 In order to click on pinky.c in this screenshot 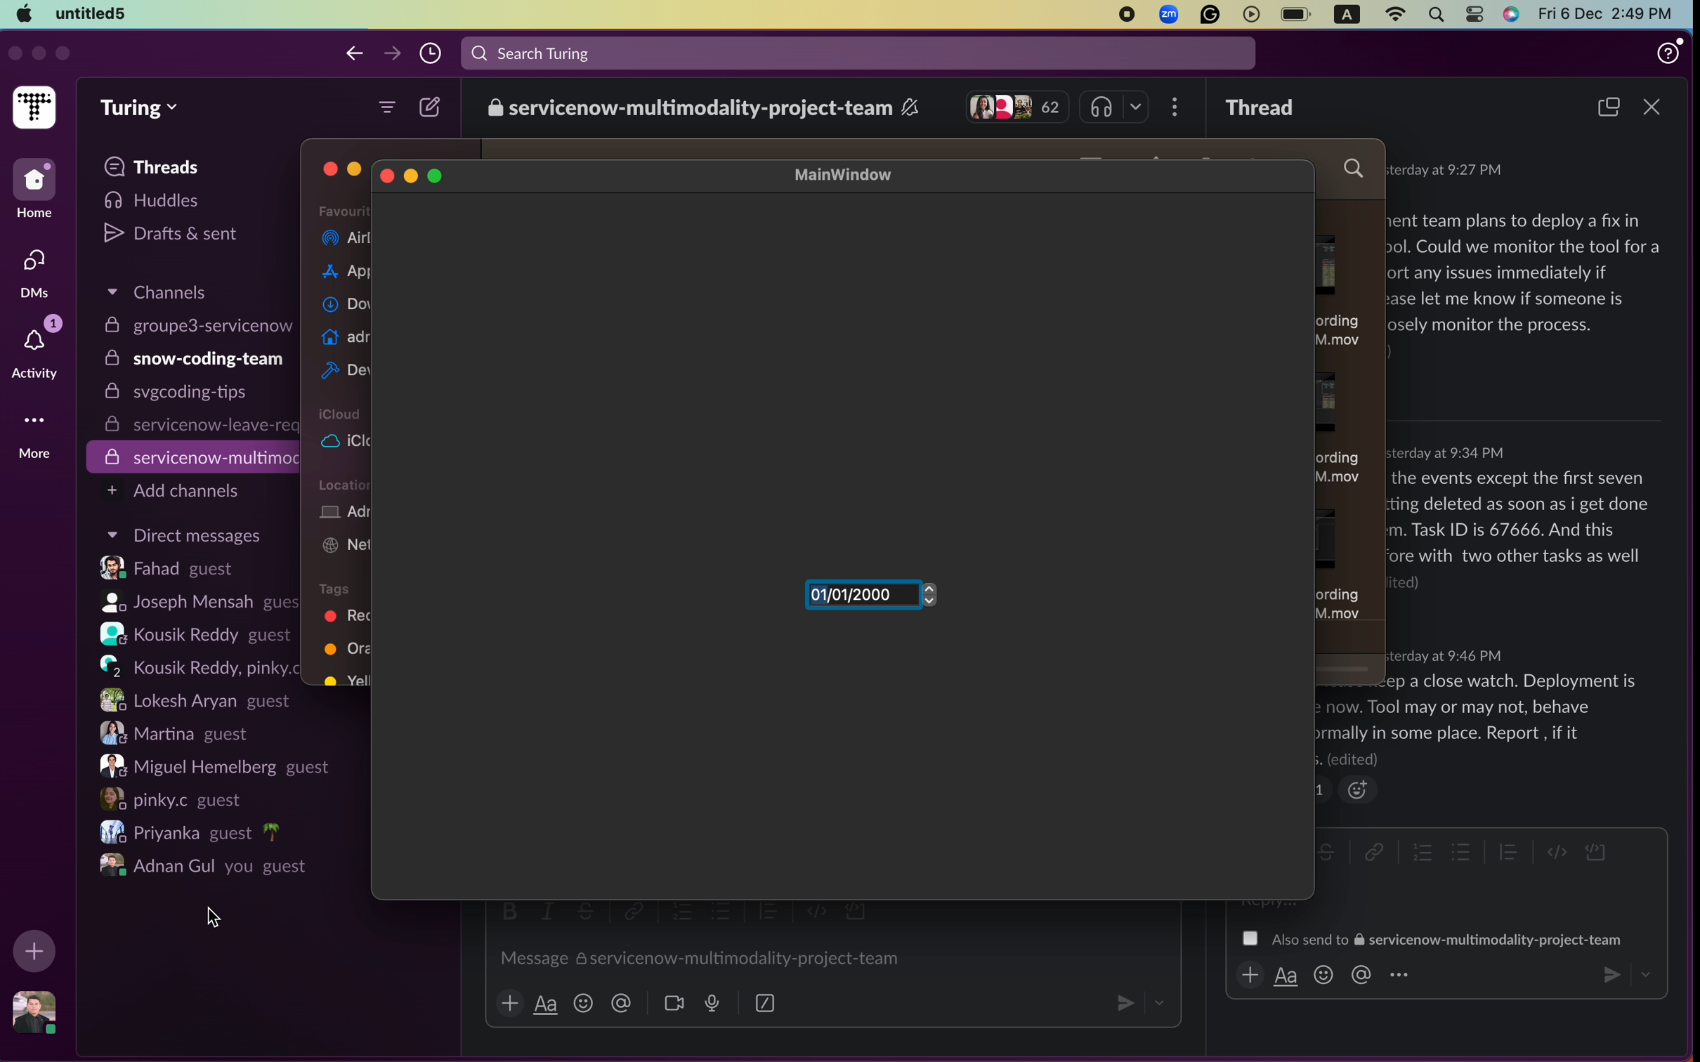, I will do `click(179, 799)`.